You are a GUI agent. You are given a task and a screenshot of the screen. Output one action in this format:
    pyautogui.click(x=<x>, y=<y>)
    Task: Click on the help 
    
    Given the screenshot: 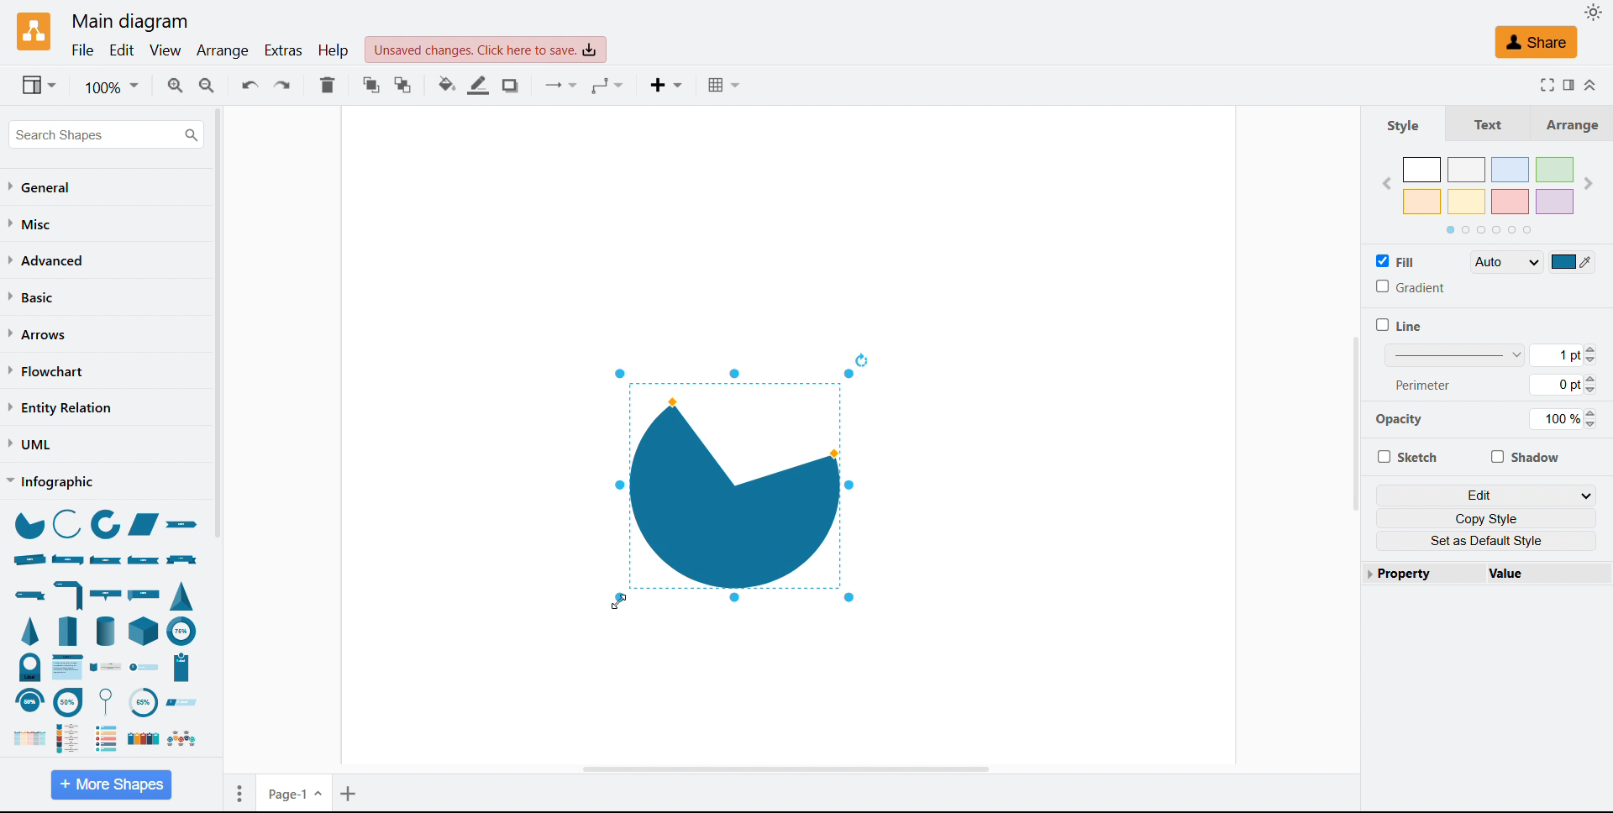 What is the action you would take?
    pyautogui.click(x=334, y=50)
    